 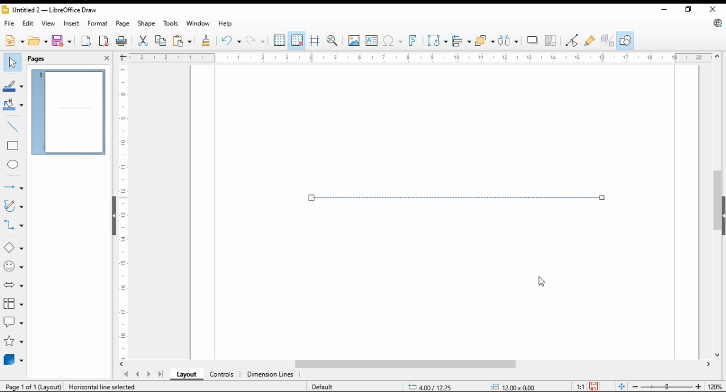 I want to click on insert fontwork text, so click(x=412, y=41).